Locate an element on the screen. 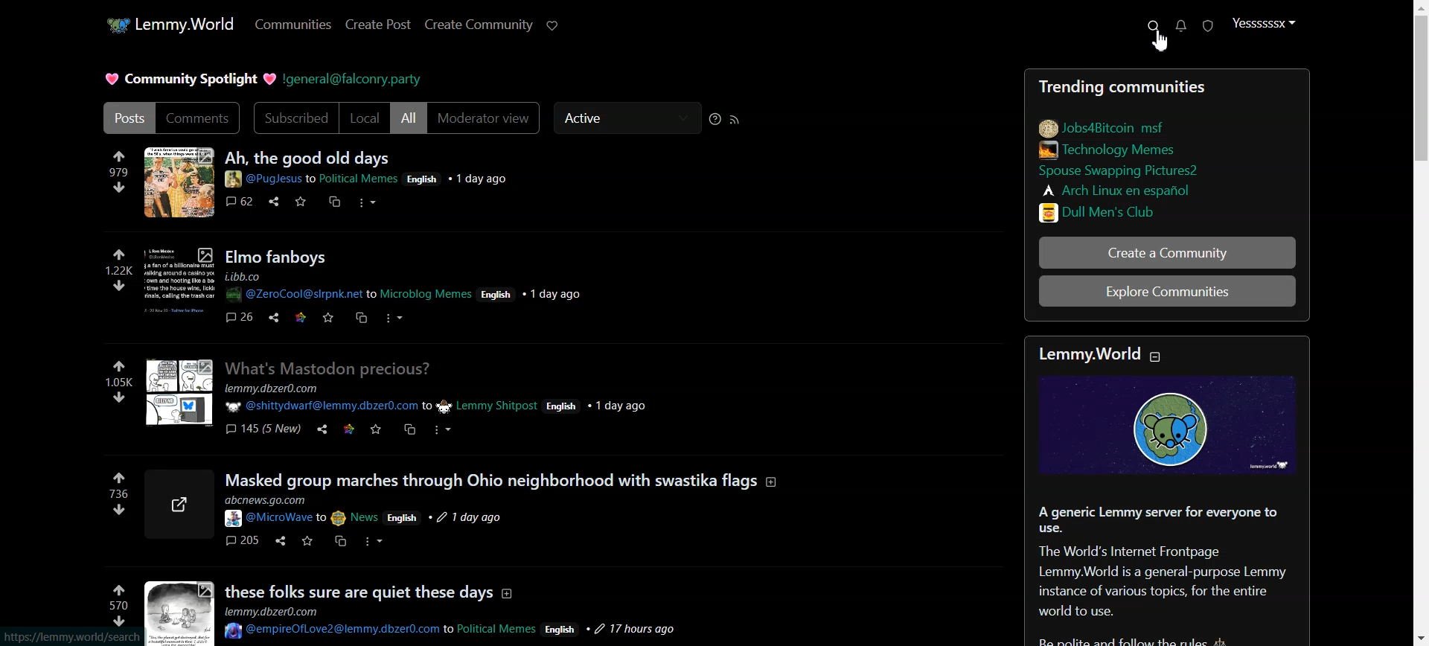  Vertical scroll bar is located at coordinates (1420, 323).